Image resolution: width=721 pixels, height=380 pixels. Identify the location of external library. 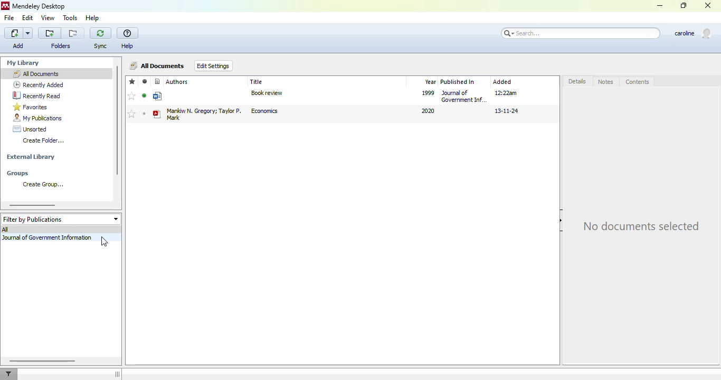
(31, 157).